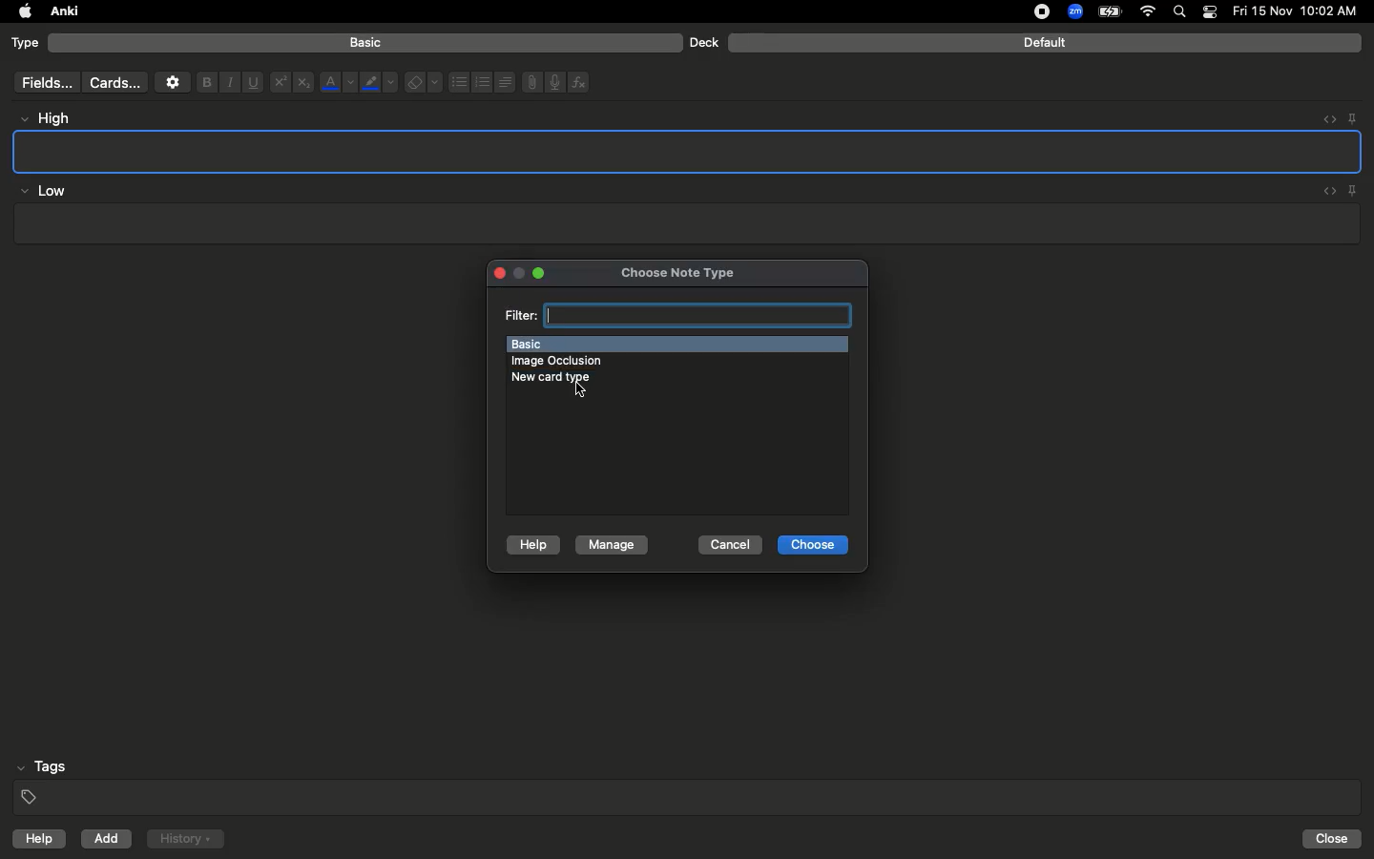 The height and width of the screenshot is (859, 1374). I want to click on Embed, so click(1325, 192).